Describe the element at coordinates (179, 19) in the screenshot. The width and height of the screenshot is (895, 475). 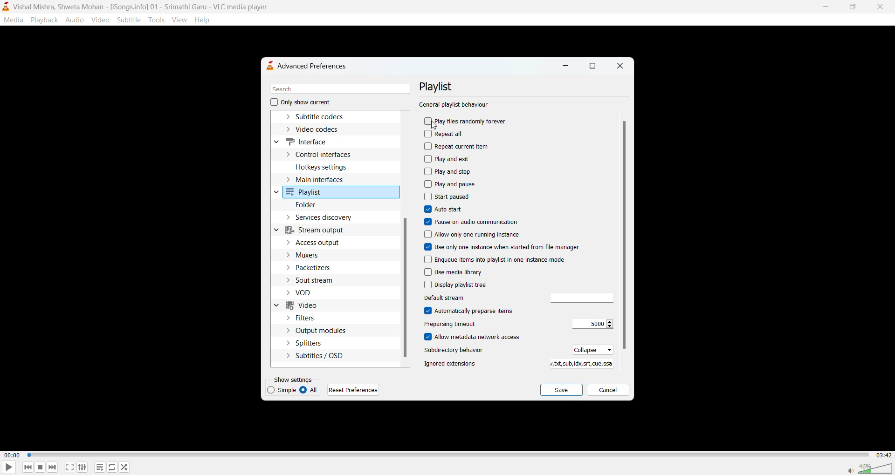
I see `view` at that location.